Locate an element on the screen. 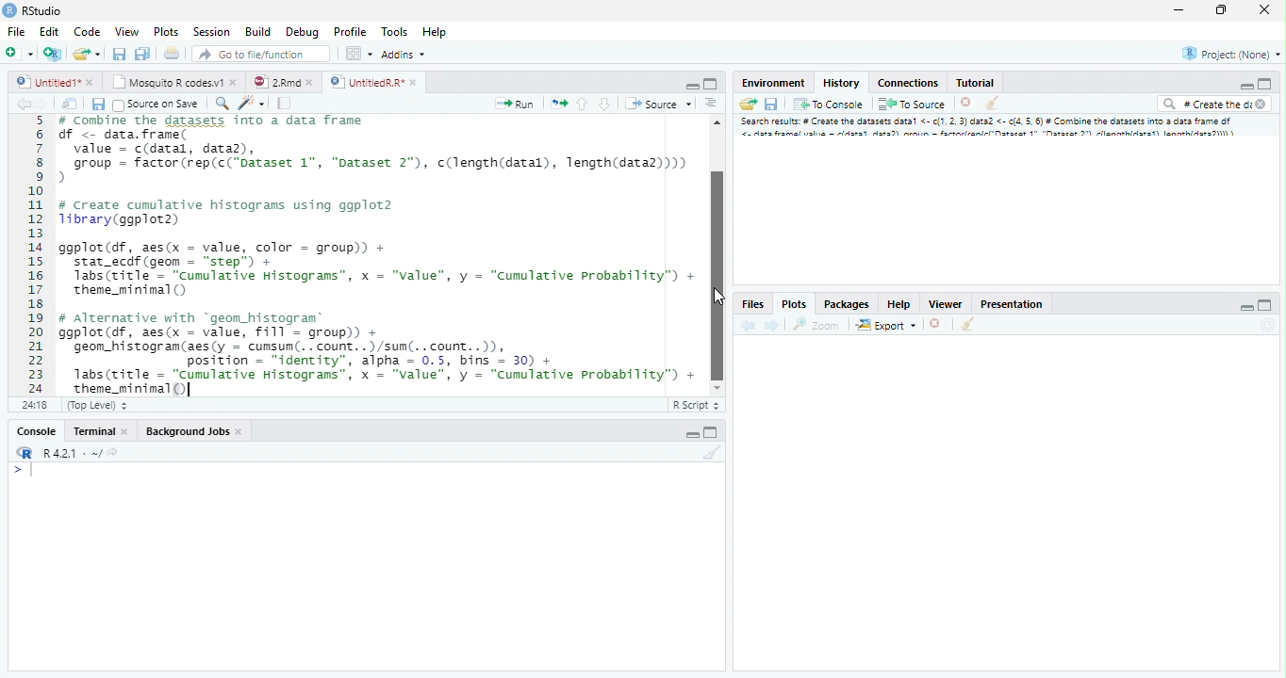  Go to the previous section is located at coordinates (584, 106).